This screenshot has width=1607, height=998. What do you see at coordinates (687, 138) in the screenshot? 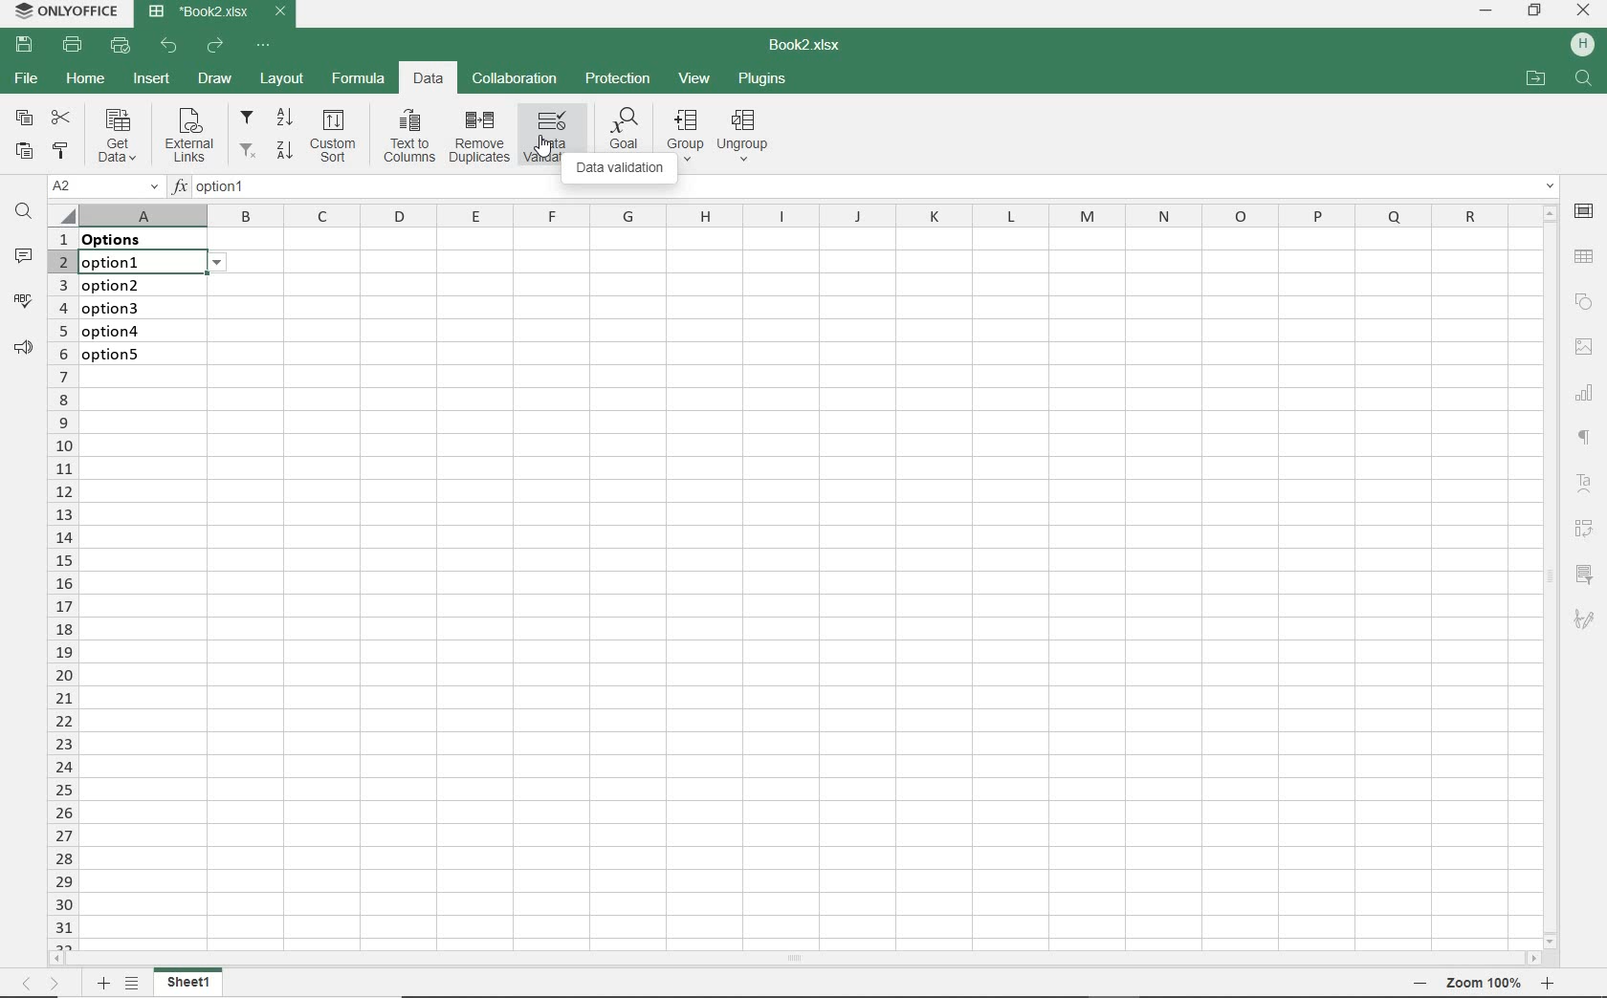
I see `group` at bounding box center [687, 138].